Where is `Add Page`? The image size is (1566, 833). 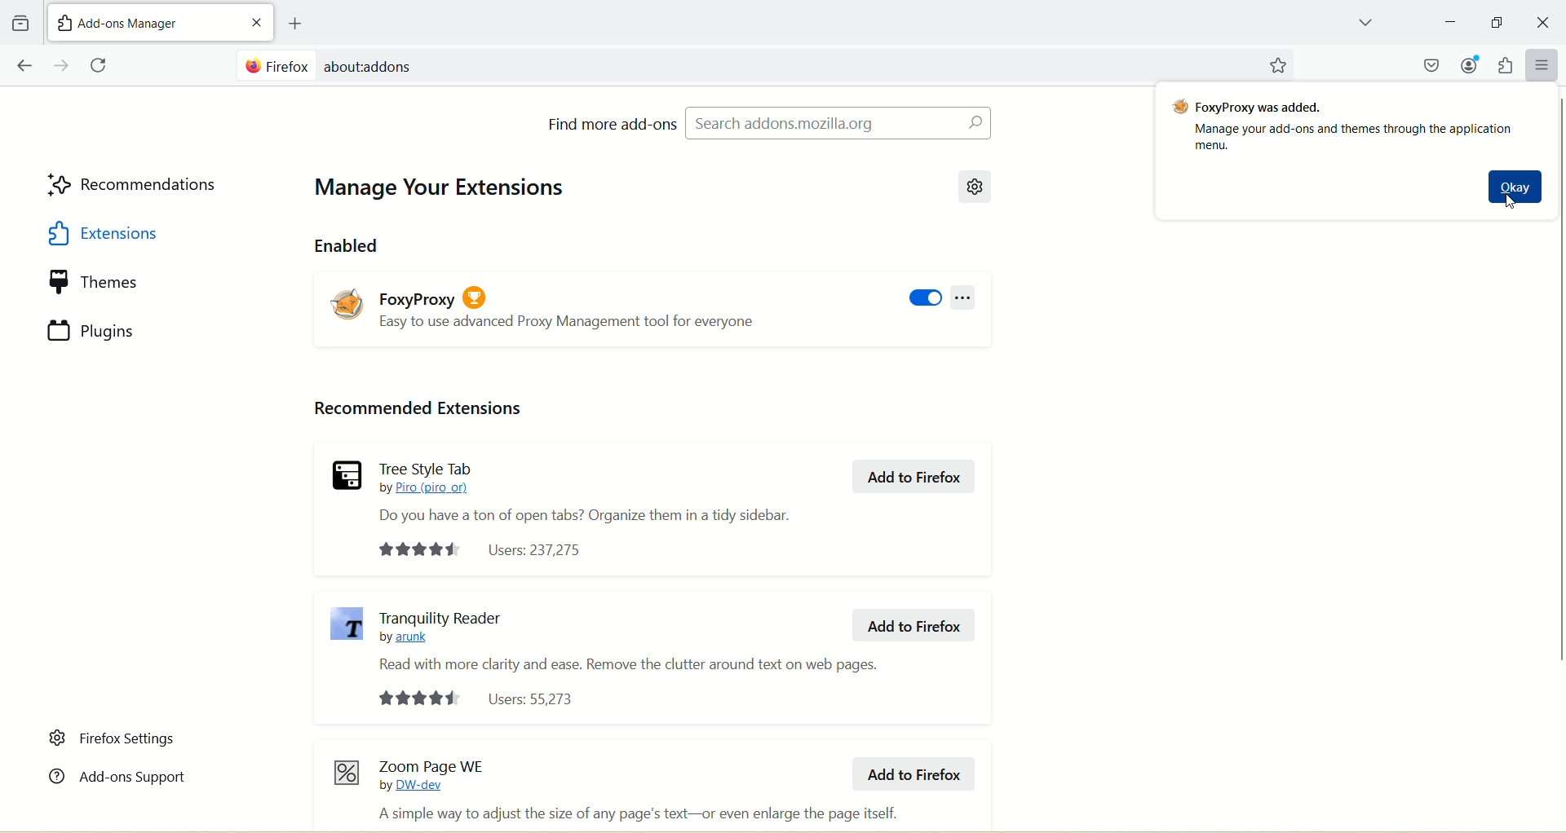 Add Page is located at coordinates (293, 24).